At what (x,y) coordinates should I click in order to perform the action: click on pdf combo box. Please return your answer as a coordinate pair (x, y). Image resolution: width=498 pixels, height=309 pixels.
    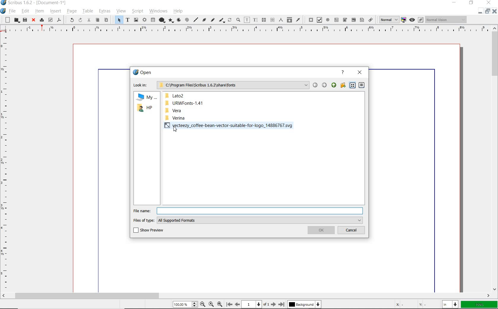
    Looking at the image, I should click on (353, 20).